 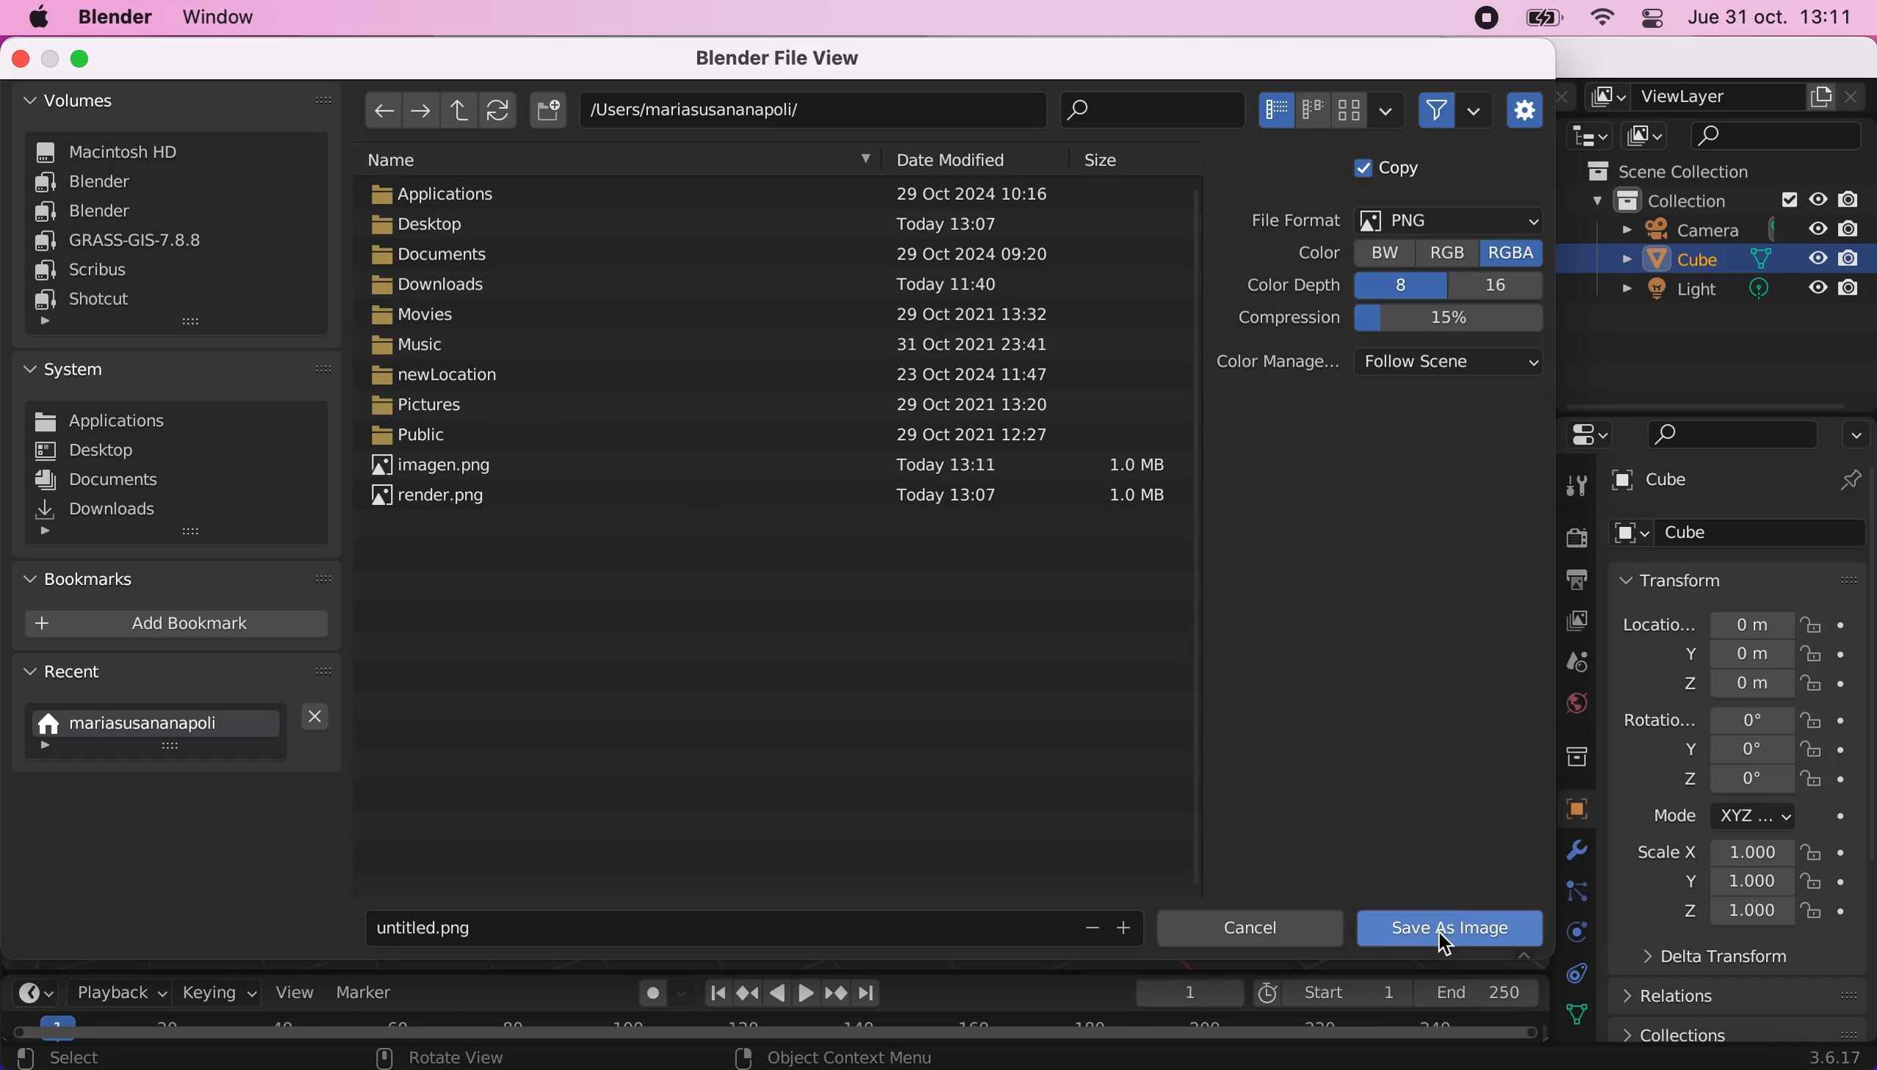 I want to click on name, so click(x=619, y=160).